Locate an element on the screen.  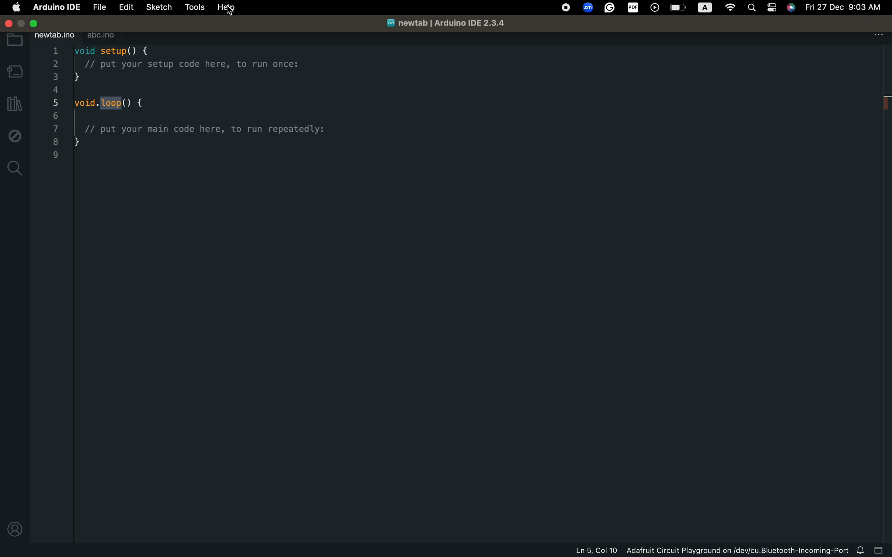
Maximize is located at coordinates (24, 23).